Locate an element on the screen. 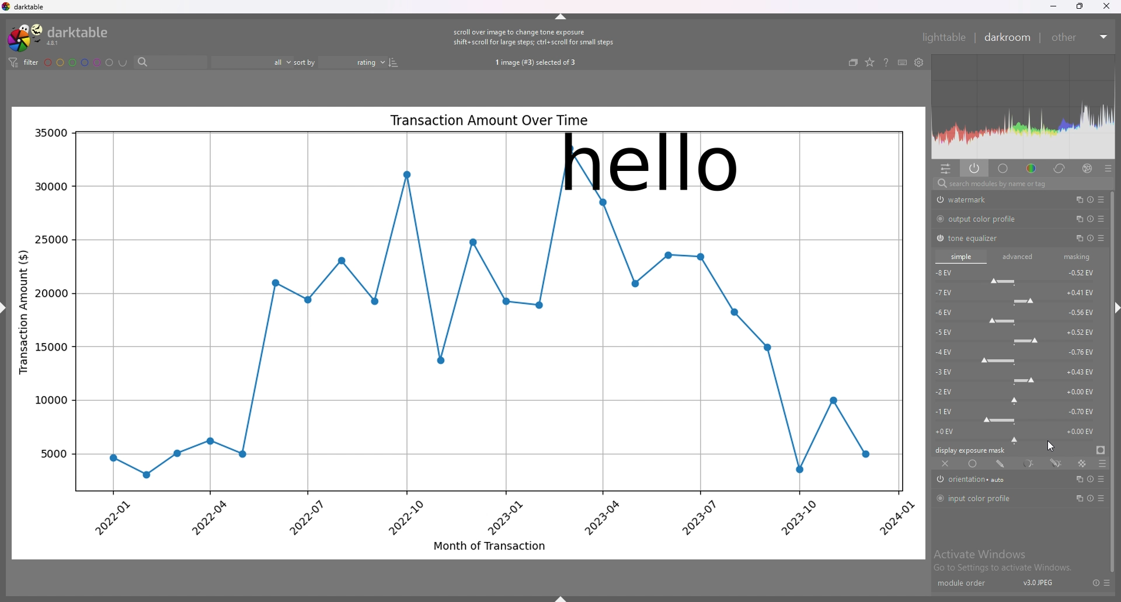 The width and height of the screenshot is (1121, 602). Activate Windows is located at coordinates (980, 554).